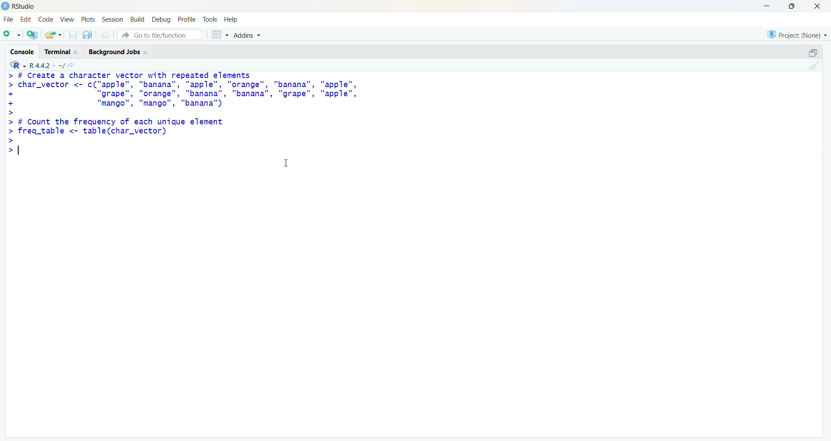 The width and height of the screenshot is (831, 441). Describe the element at coordinates (234, 20) in the screenshot. I see `Help` at that location.